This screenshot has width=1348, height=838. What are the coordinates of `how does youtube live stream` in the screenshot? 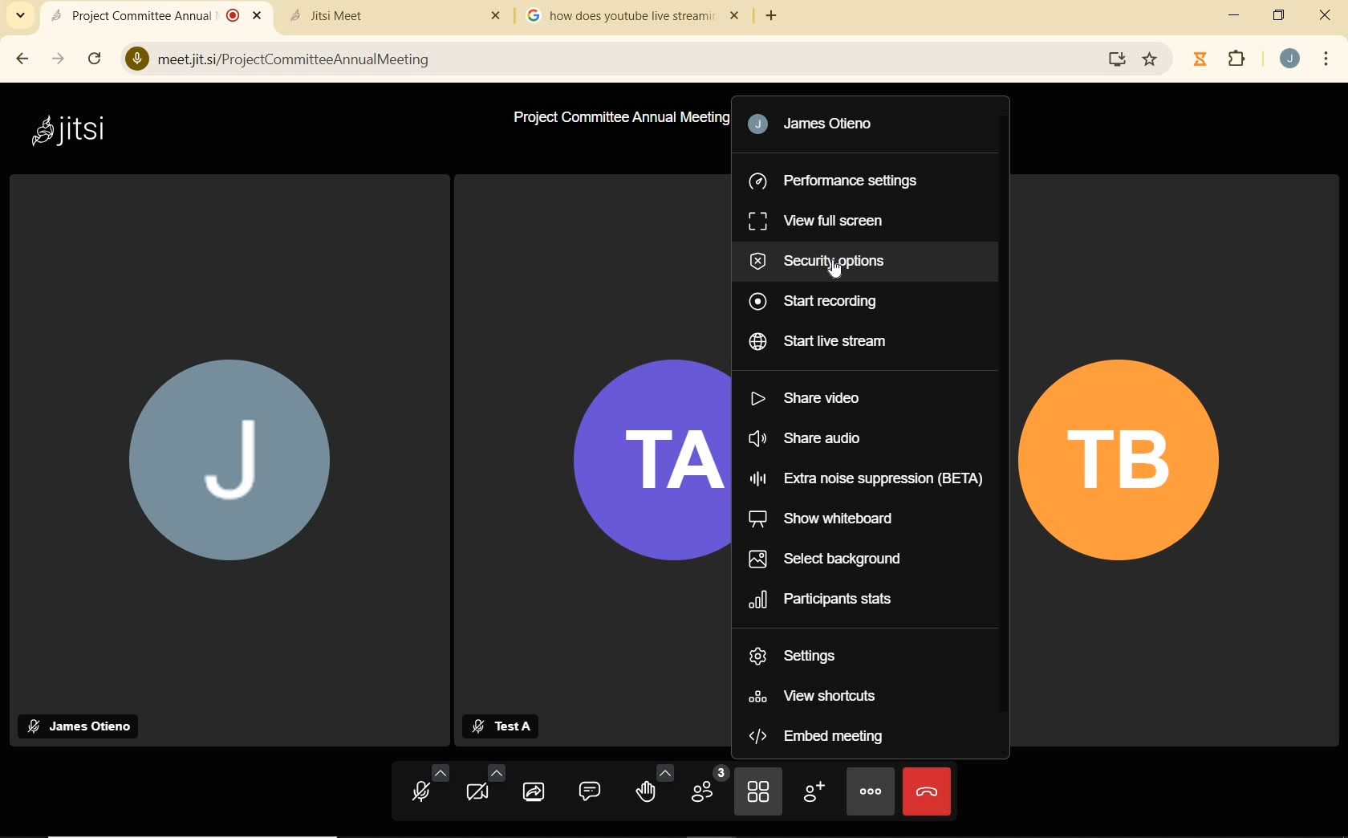 It's located at (636, 16).